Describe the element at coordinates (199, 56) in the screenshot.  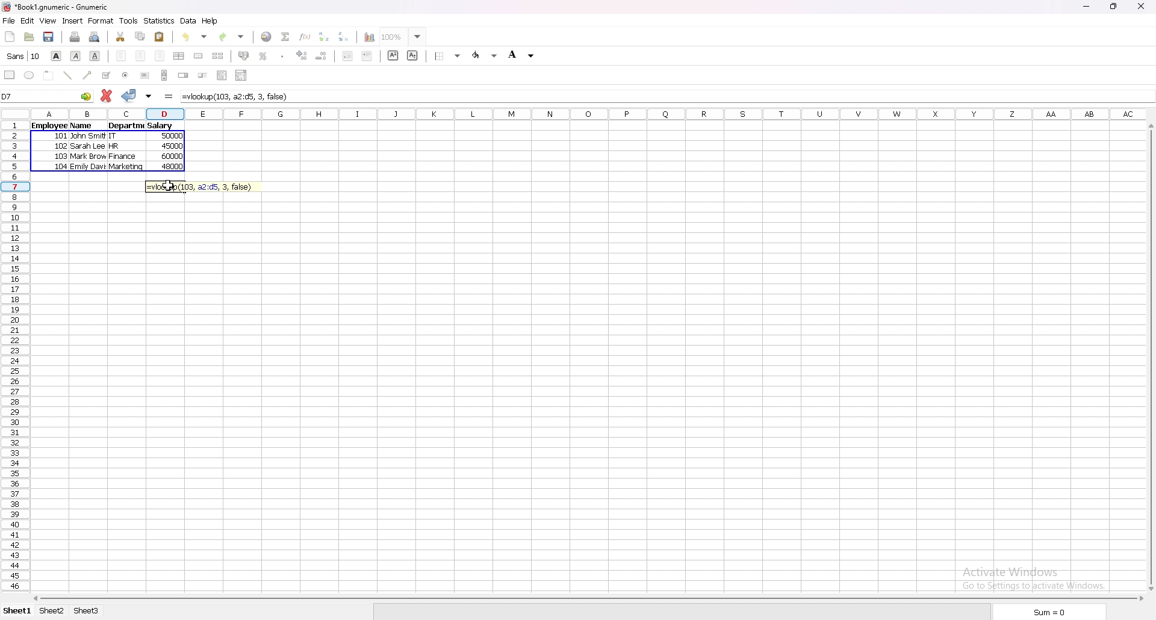
I see `merge` at that location.